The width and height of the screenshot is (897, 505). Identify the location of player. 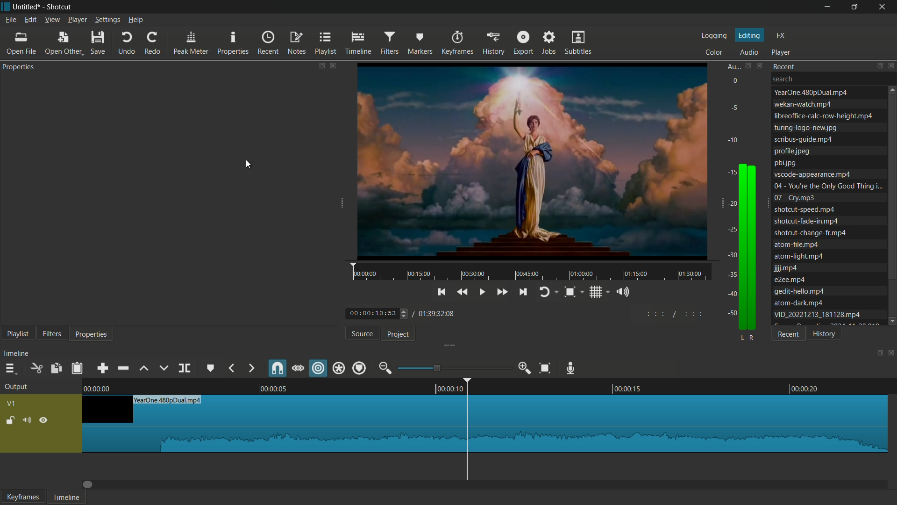
(781, 52).